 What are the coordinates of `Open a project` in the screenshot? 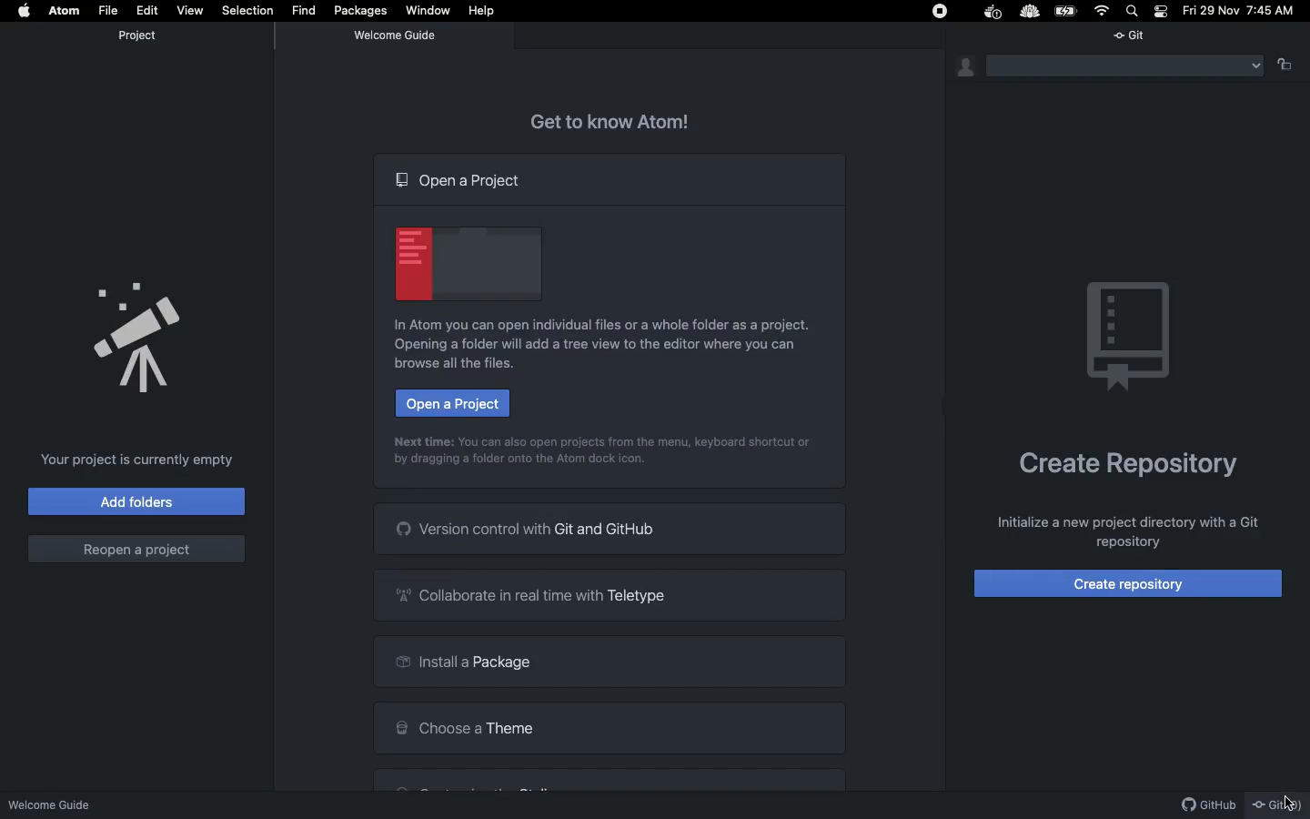 It's located at (463, 183).